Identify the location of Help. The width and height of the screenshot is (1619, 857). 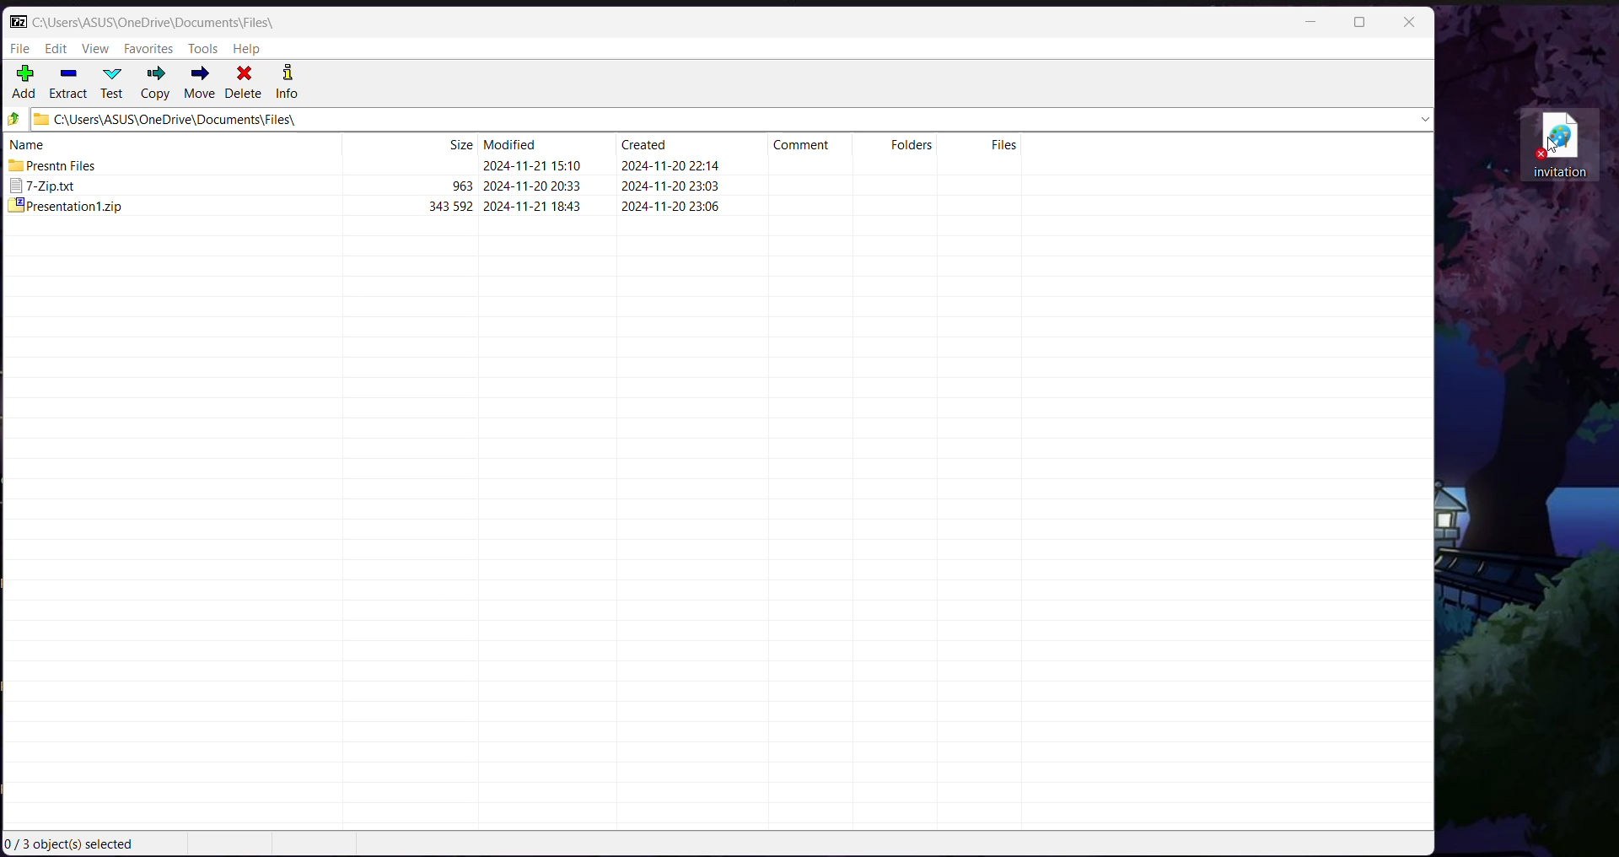
(248, 49).